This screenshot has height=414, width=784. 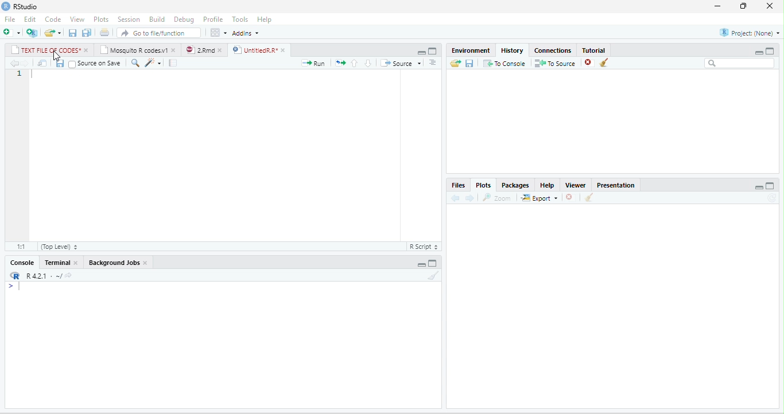 I want to click on Background Jobs, so click(x=113, y=262).